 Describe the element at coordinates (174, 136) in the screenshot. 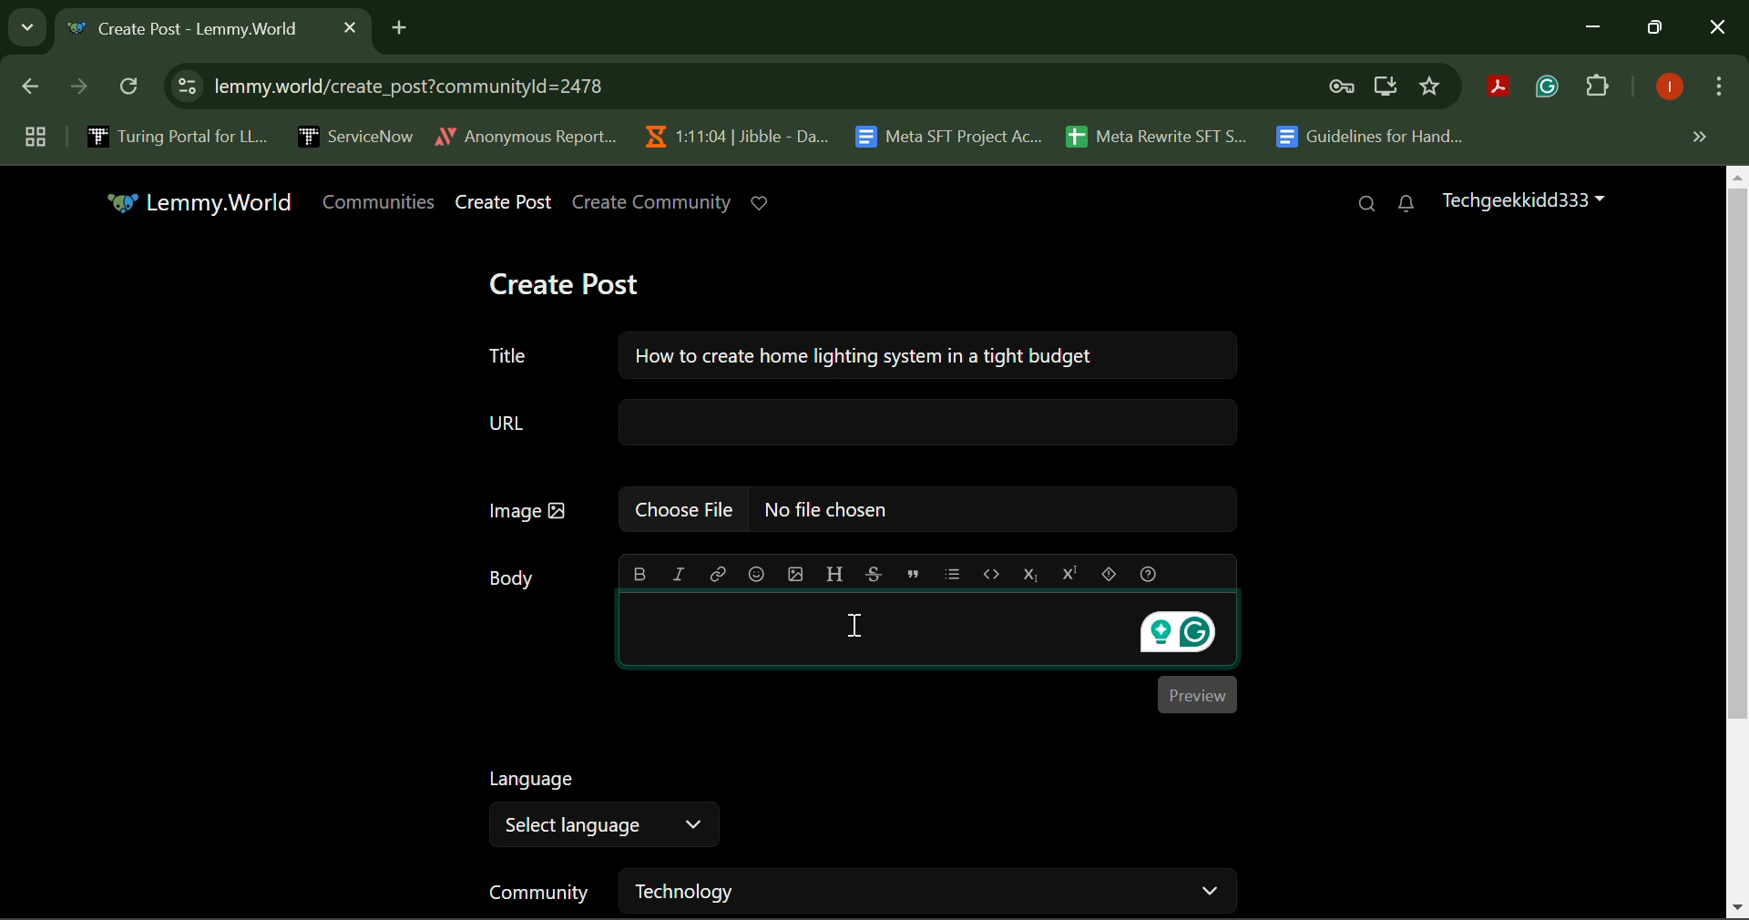

I see `Turing Portal for LLM` at that location.